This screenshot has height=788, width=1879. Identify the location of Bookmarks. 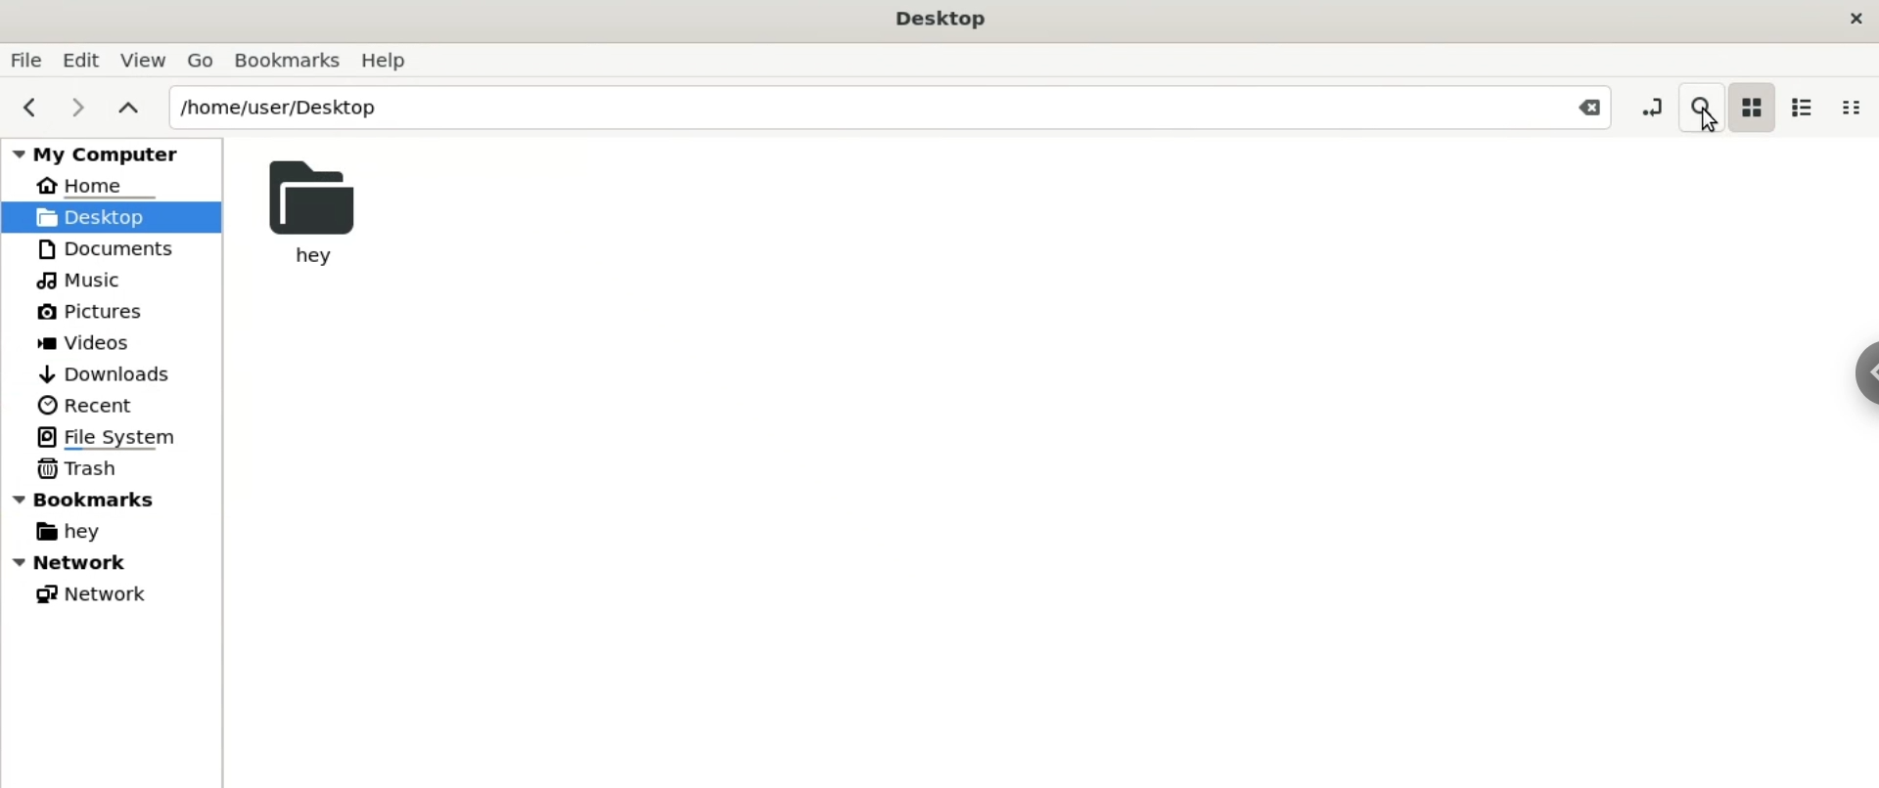
(289, 61).